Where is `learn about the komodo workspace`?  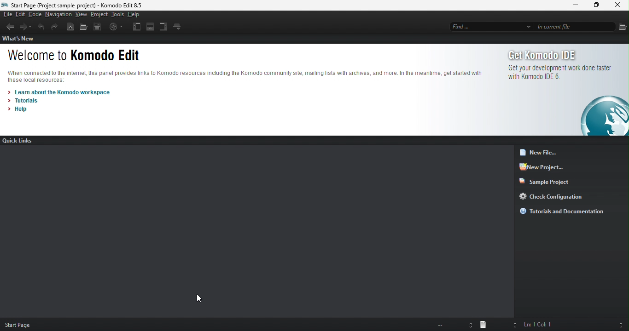
learn about the komodo workspace is located at coordinates (55, 91).